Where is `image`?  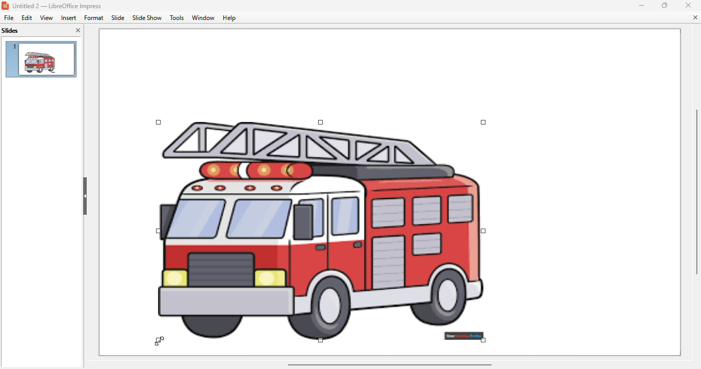 image is located at coordinates (321, 225).